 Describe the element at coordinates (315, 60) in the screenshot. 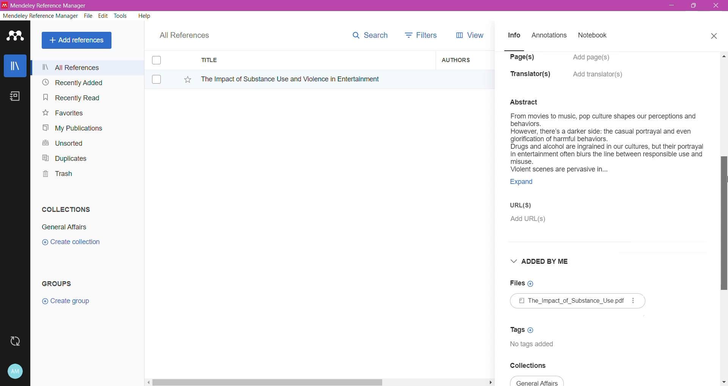

I see `Title` at that location.